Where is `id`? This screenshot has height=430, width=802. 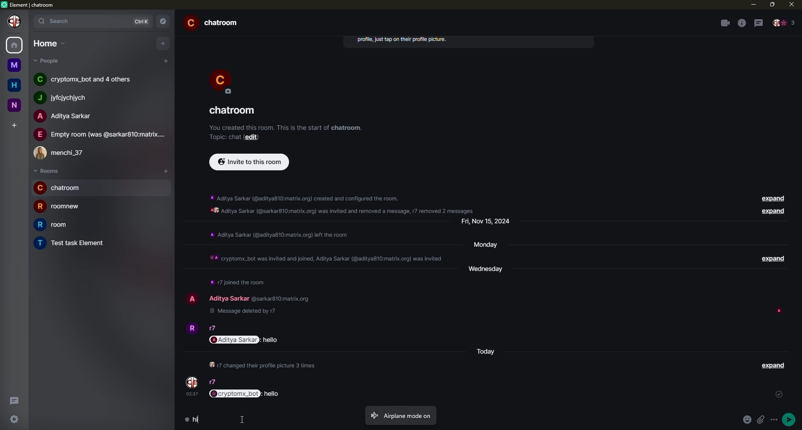
id is located at coordinates (283, 298).